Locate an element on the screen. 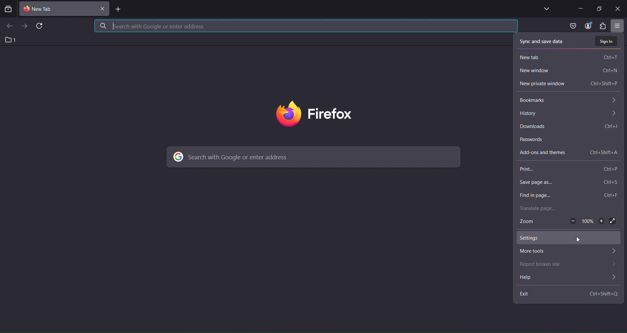 This screenshot has width=627, height=333. print is located at coordinates (566, 169).